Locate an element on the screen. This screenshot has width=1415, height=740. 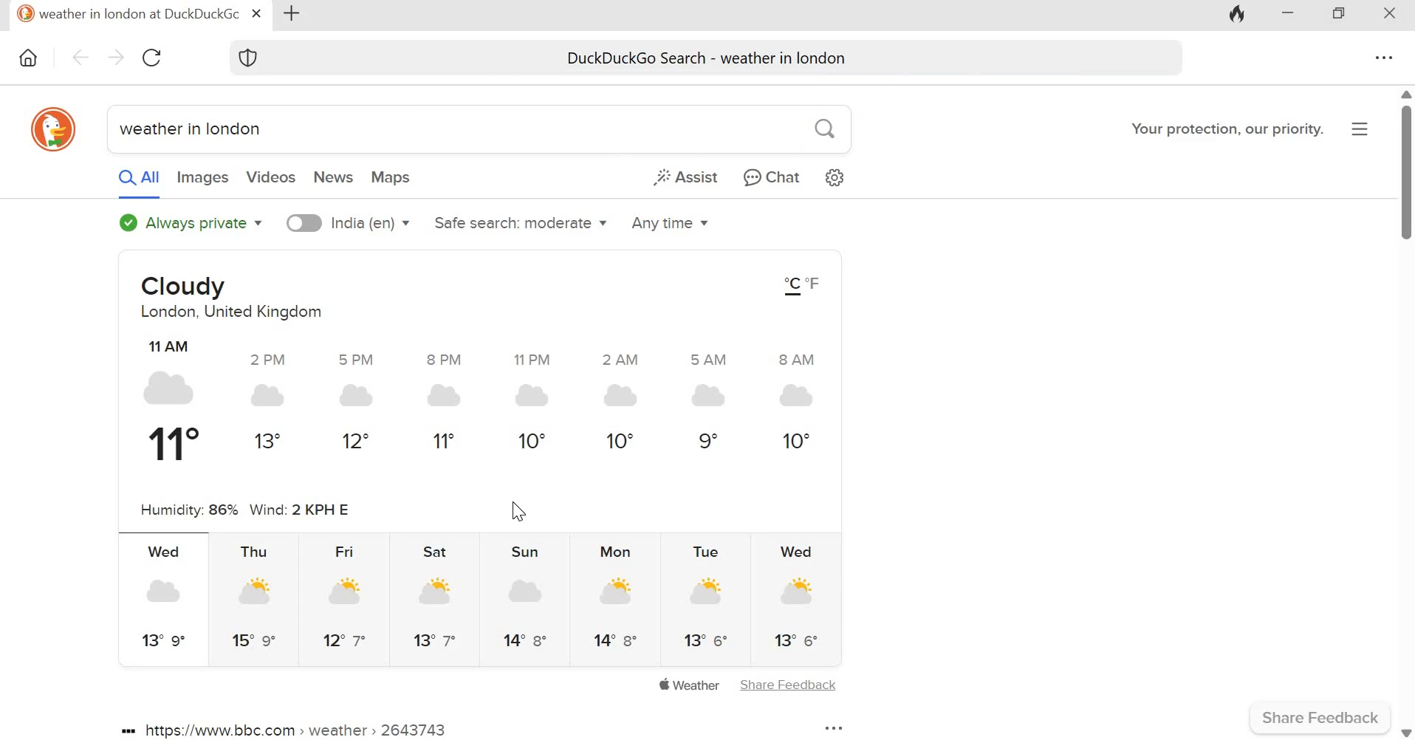
Application menu is located at coordinates (1362, 129).